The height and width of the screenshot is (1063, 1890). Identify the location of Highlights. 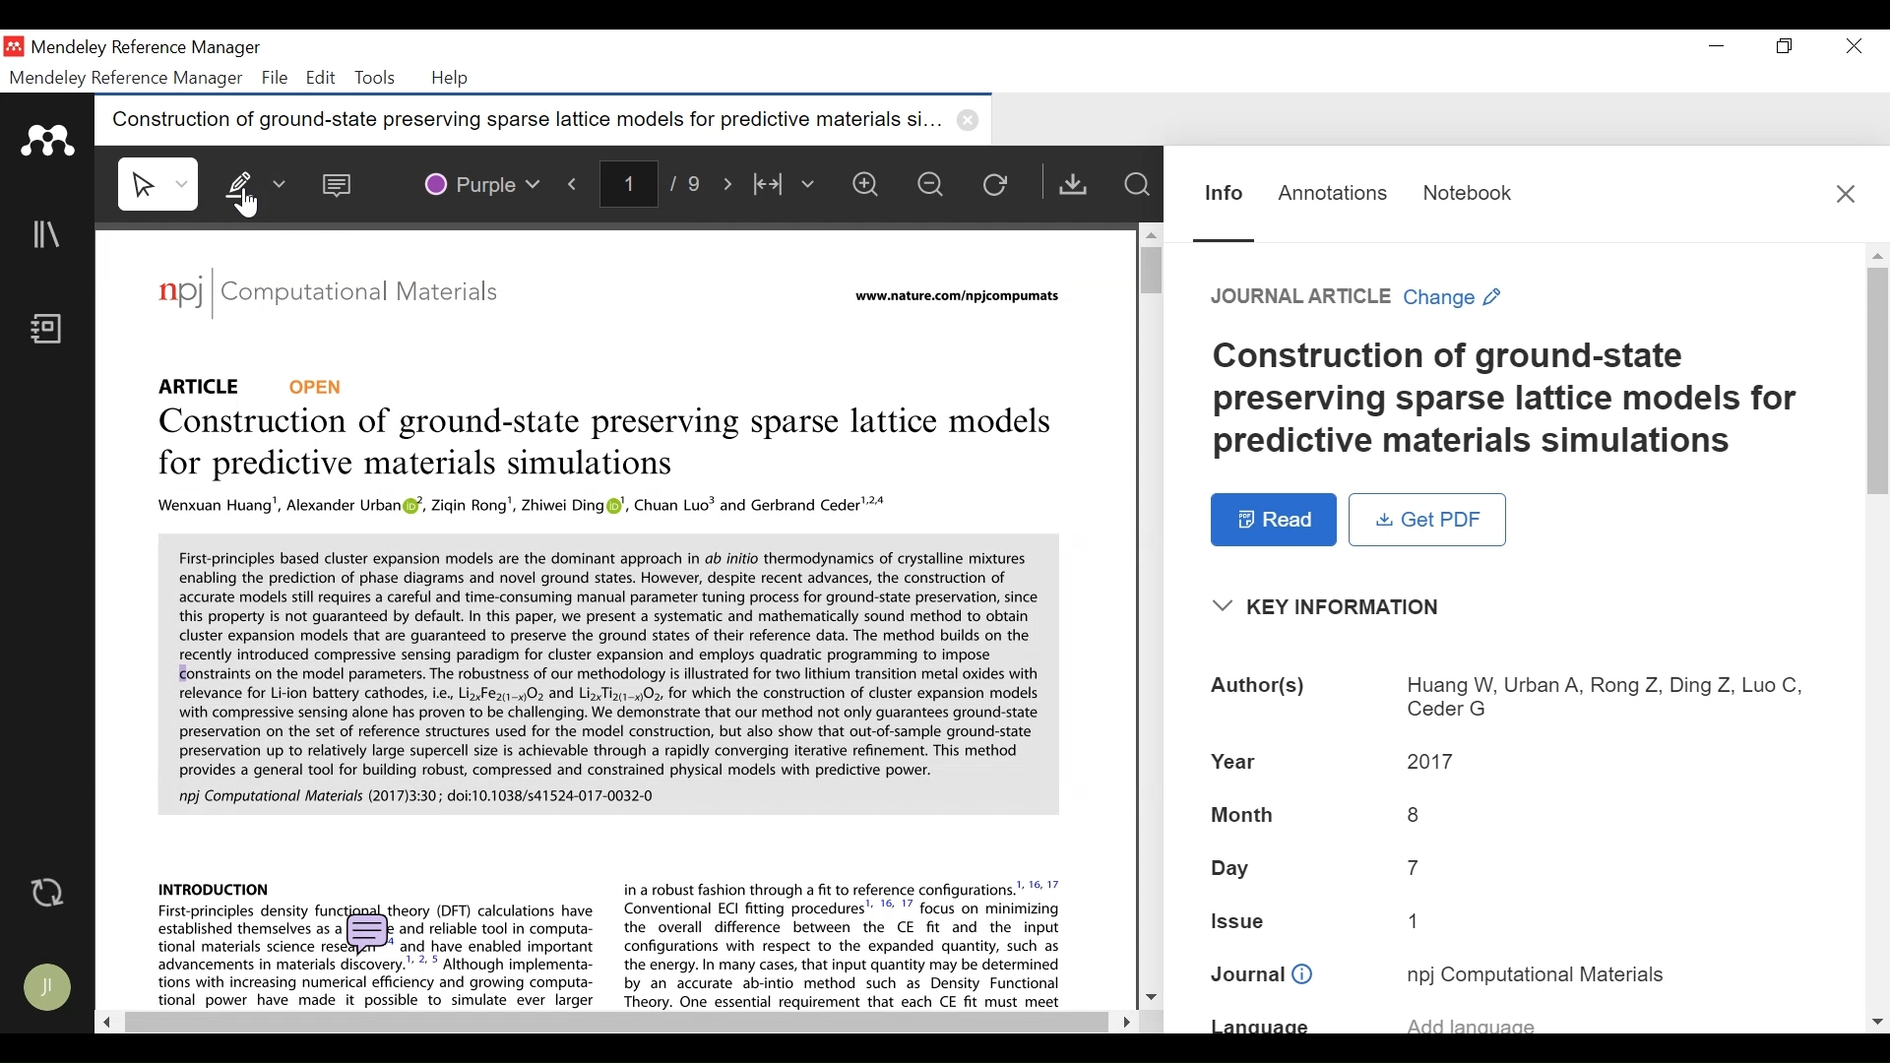
(253, 181).